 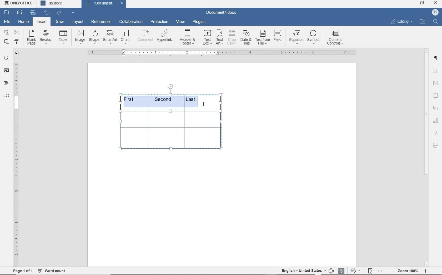 What do you see at coordinates (171, 85) in the screenshot?
I see `position table` at bounding box center [171, 85].